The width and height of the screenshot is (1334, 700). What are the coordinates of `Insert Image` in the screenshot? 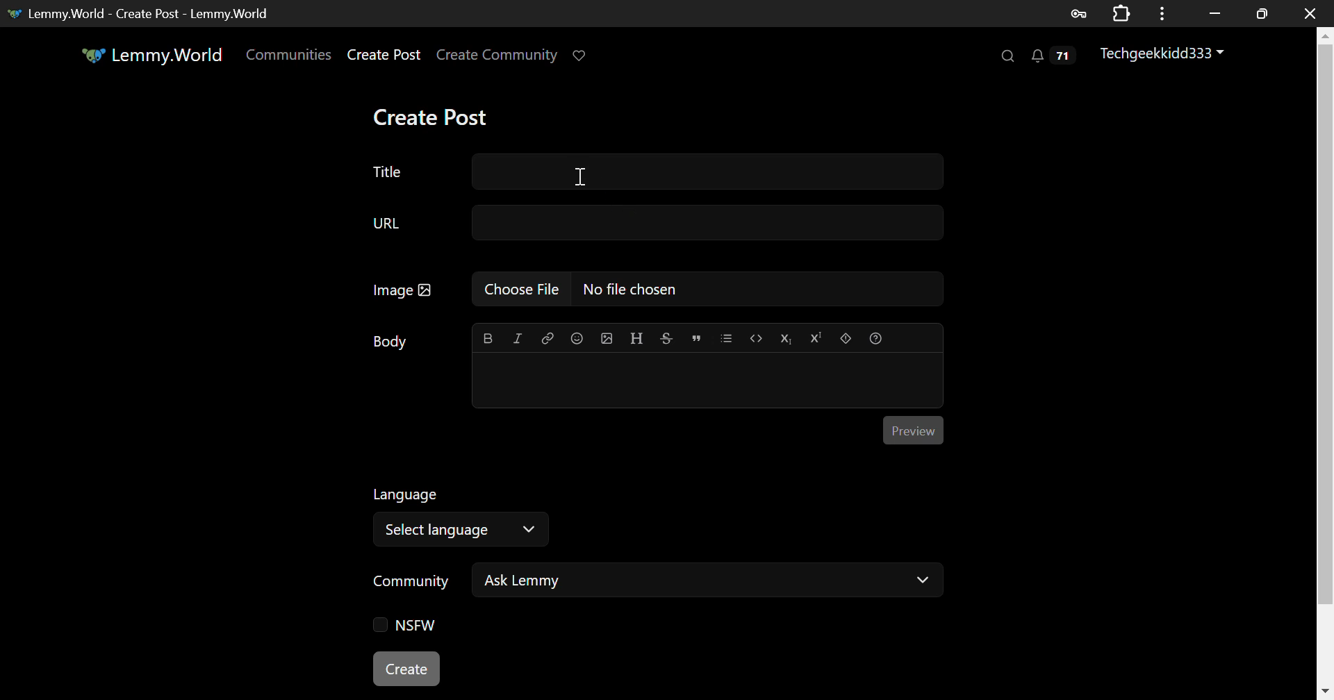 It's located at (606, 338).